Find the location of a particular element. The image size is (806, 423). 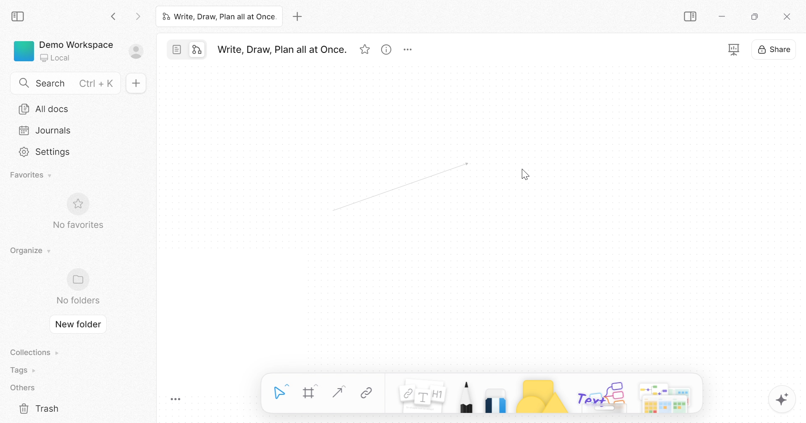

Green color is located at coordinates (24, 50).